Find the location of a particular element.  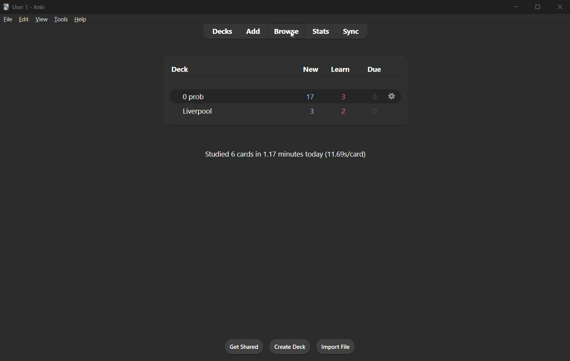

sync is located at coordinates (351, 31).